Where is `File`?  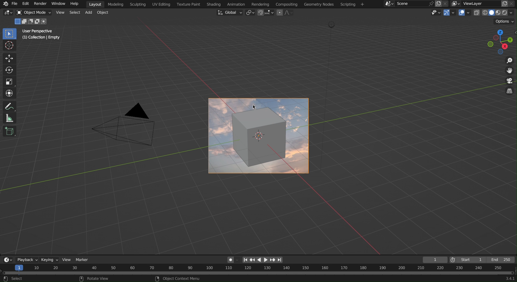
File is located at coordinates (14, 4).